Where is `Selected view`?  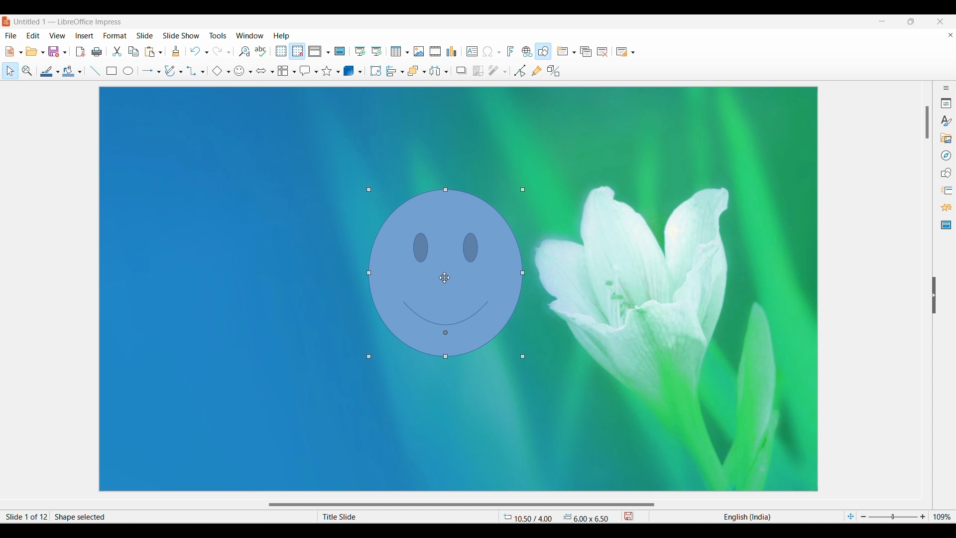 Selected view is located at coordinates (315, 51).